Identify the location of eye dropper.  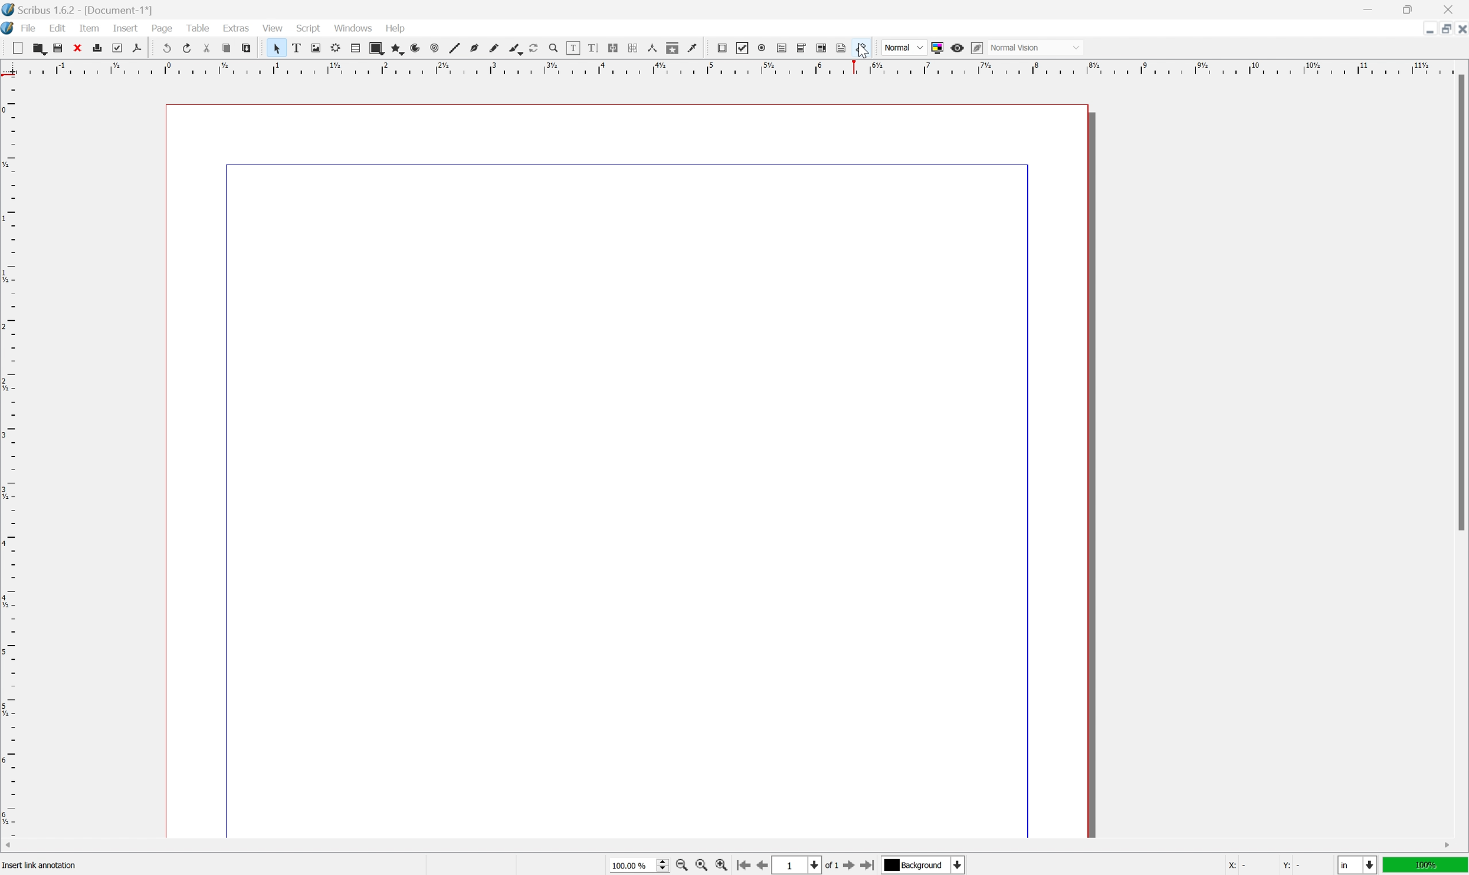
(693, 48).